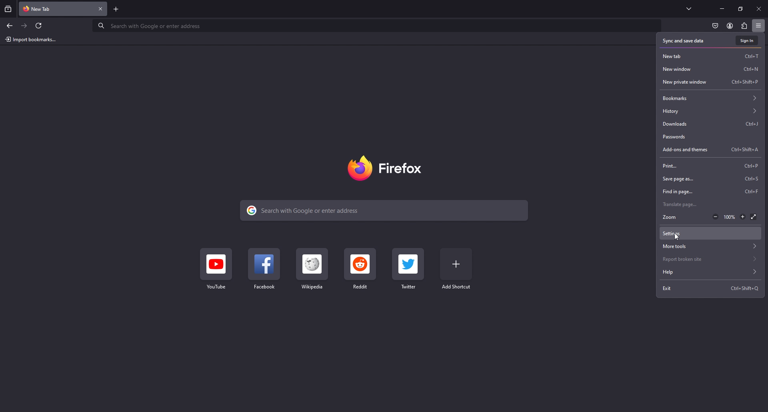 Image resolution: width=768 pixels, height=412 pixels. I want to click on print, so click(710, 166).